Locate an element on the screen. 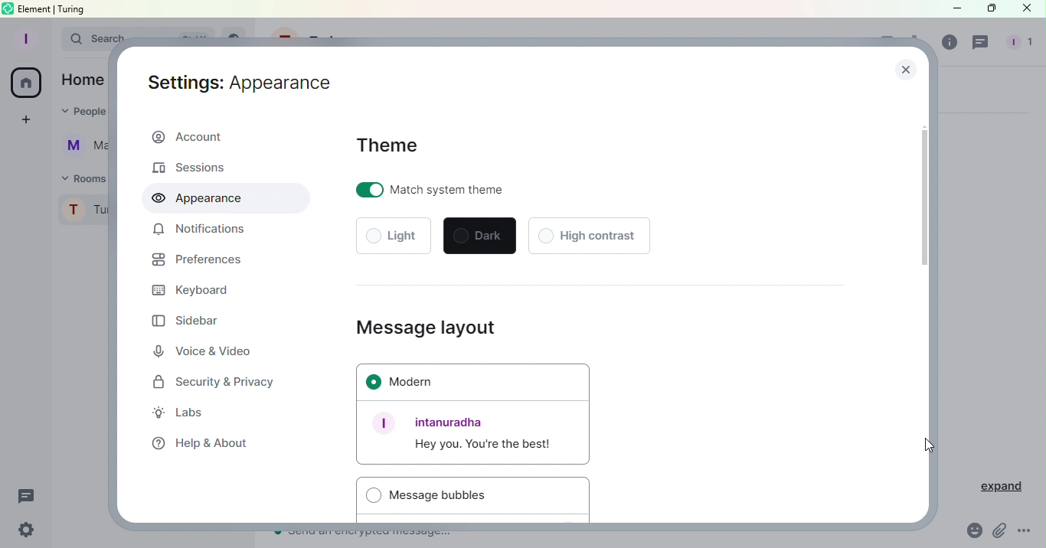 This screenshot has height=548, width=1046. Settings is located at coordinates (27, 528).